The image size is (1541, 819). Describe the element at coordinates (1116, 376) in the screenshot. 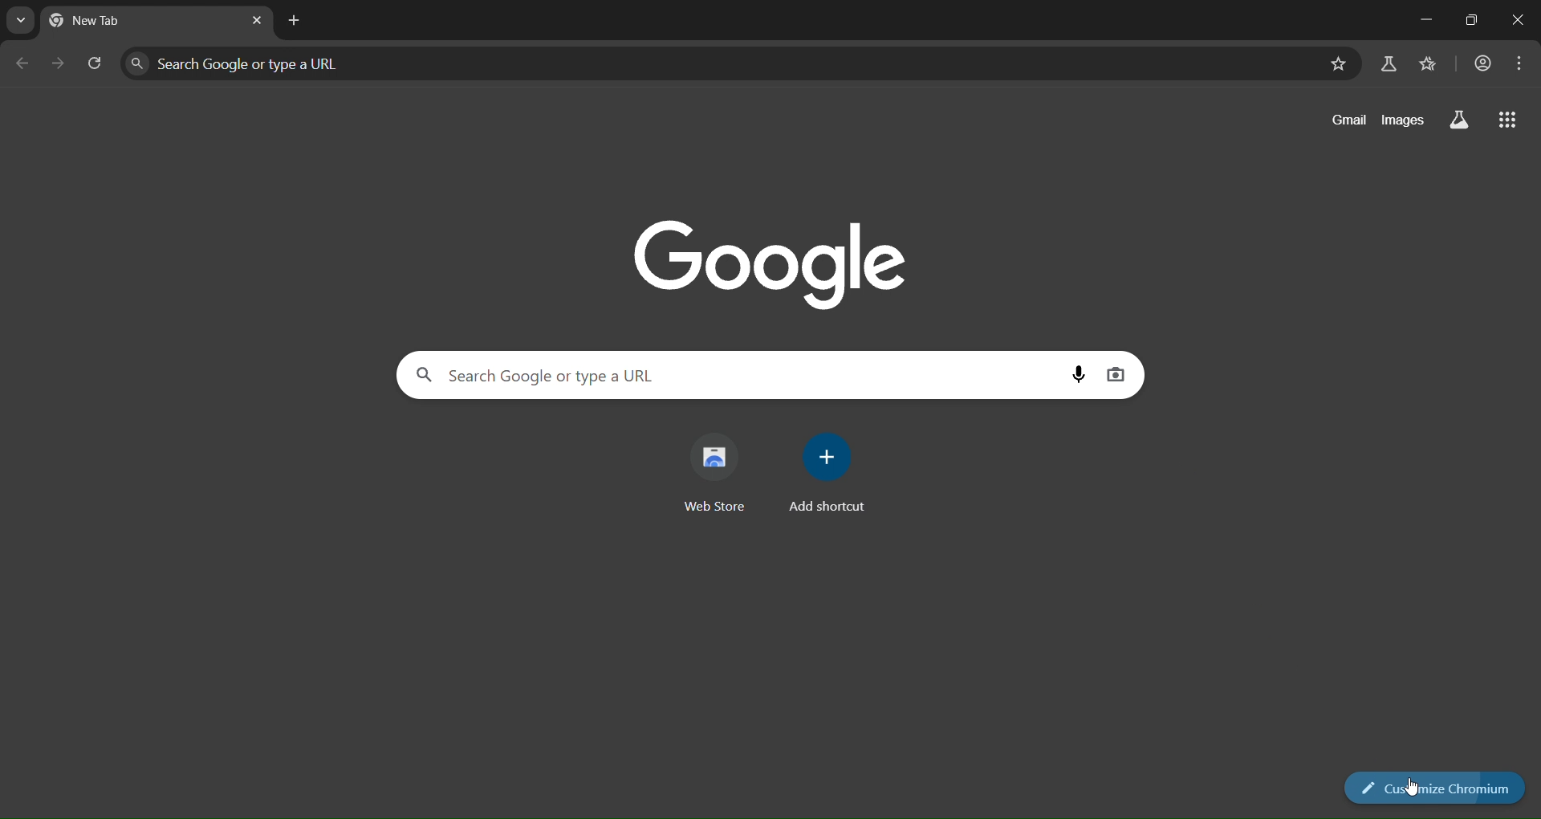

I see `image search` at that location.